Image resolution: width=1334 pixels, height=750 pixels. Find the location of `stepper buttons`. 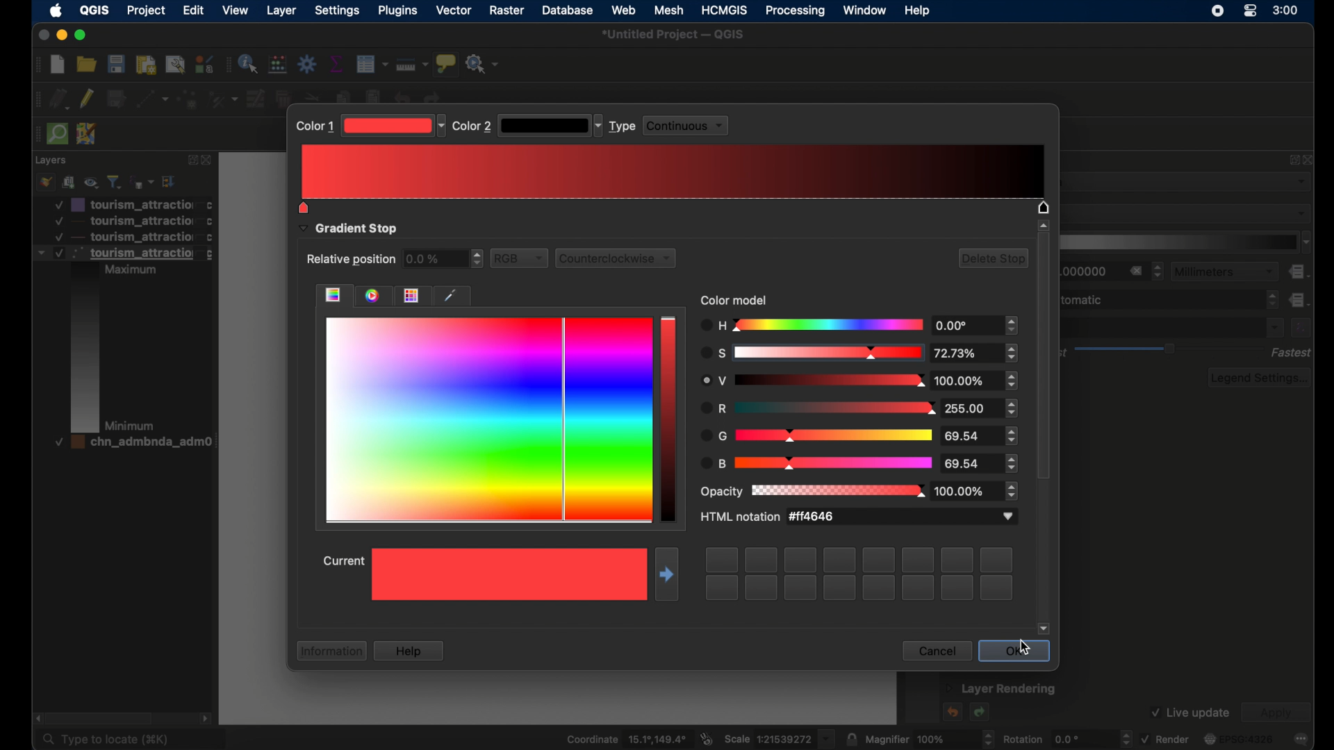

stepper buttons is located at coordinates (981, 408).